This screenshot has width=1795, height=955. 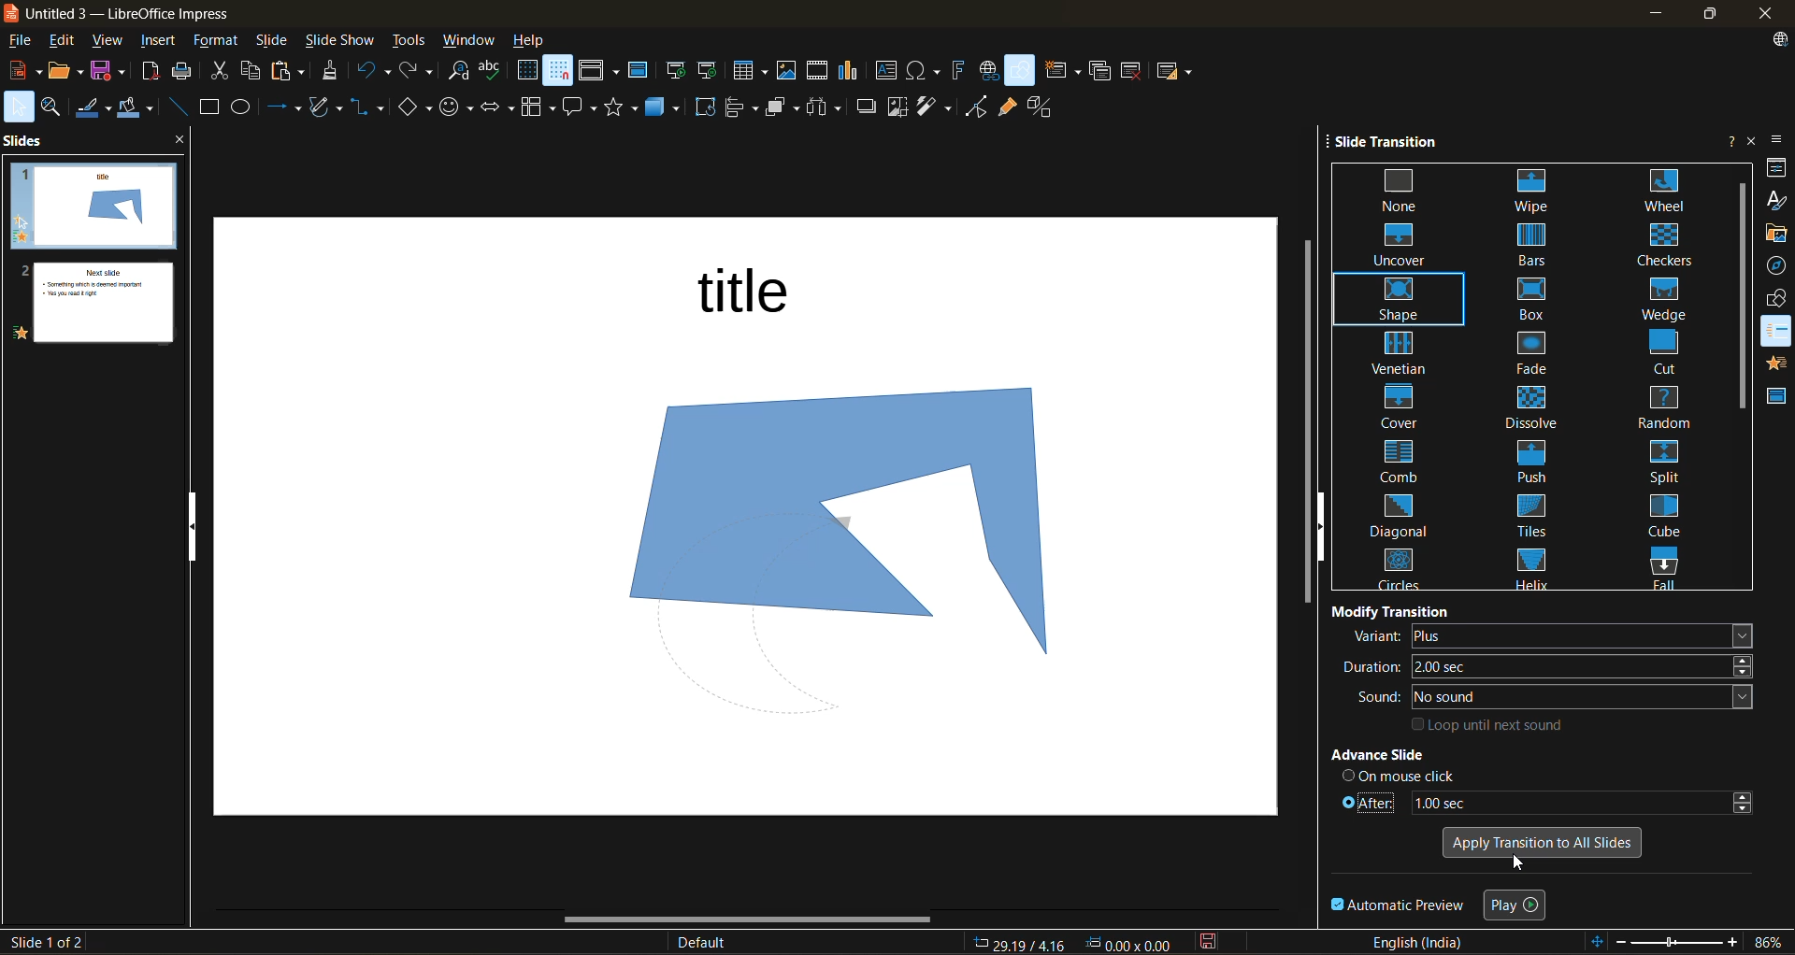 What do you see at coordinates (1540, 840) in the screenshot?
I see `apply transition to all slides` at bounding box center [1540, 840].